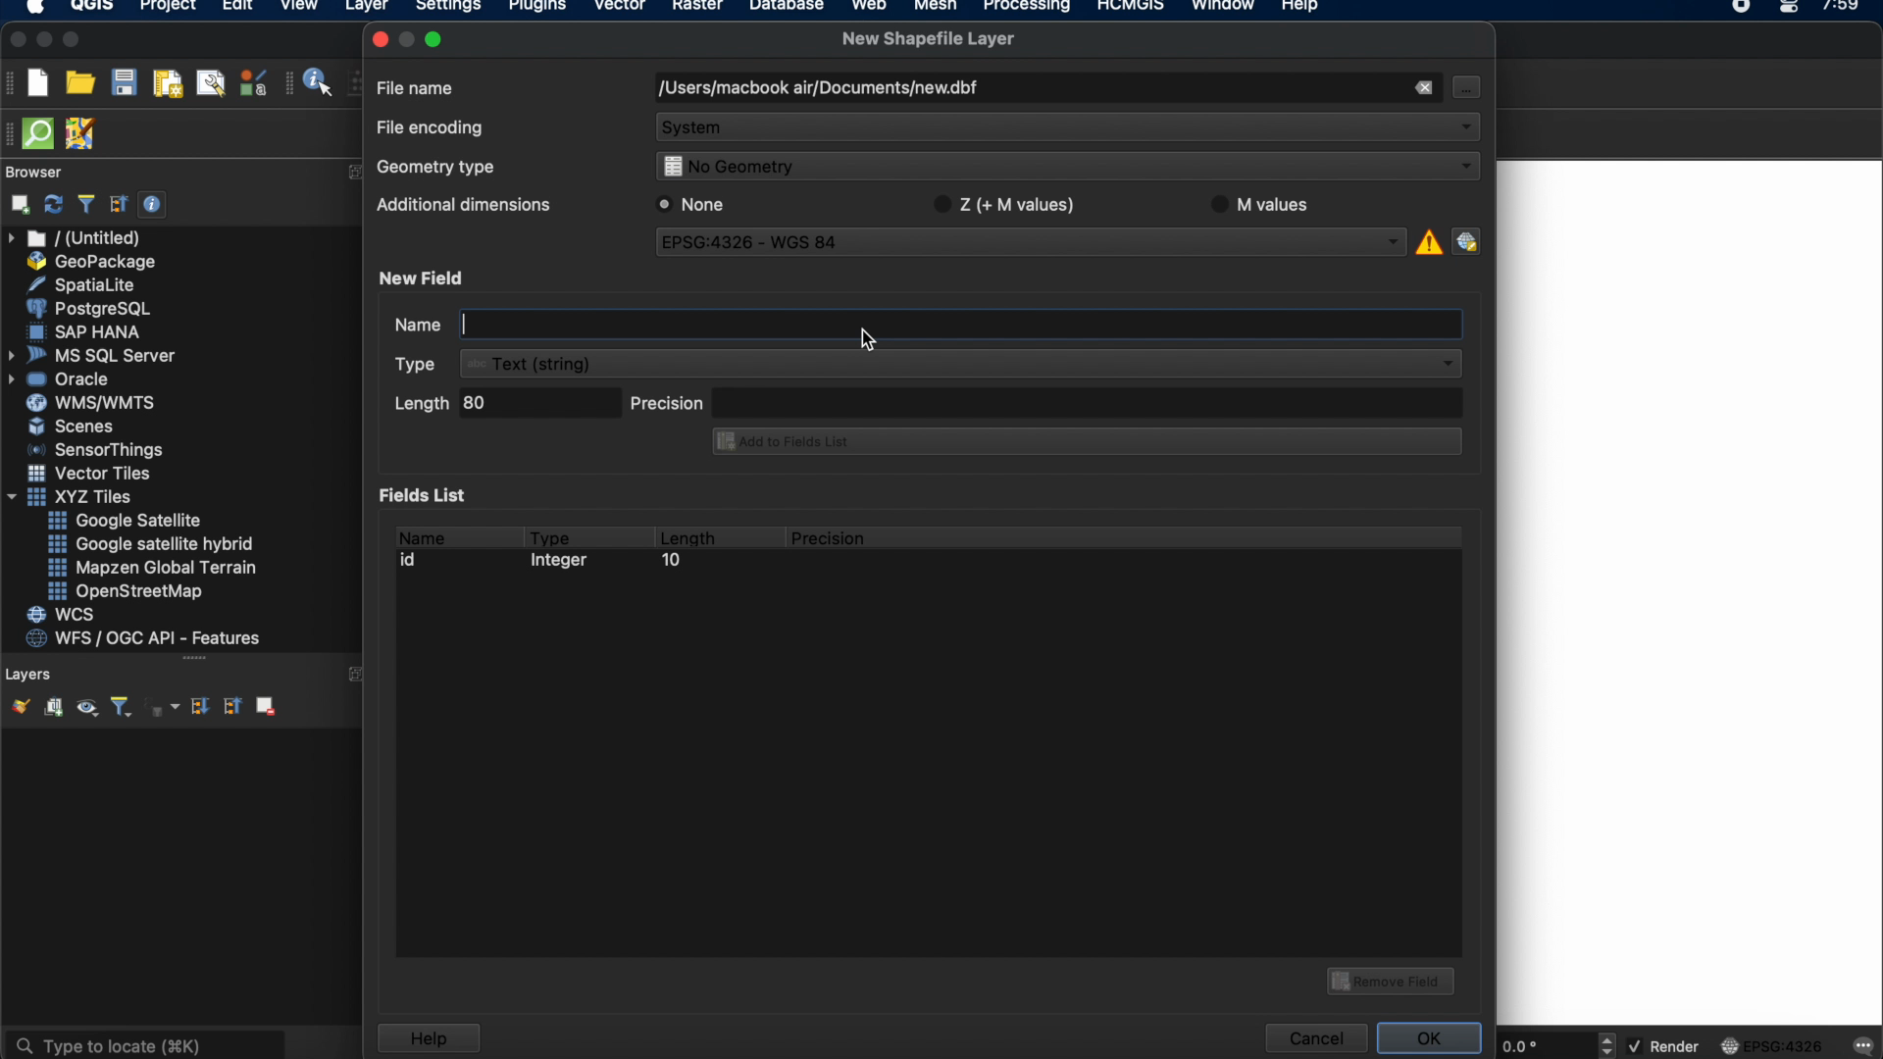 The height and width of the screenshot is (1059, 1883). Describe the element at coordinates (1084, 443) in the screenshot. I see `inactive add fields list icon` at that location.